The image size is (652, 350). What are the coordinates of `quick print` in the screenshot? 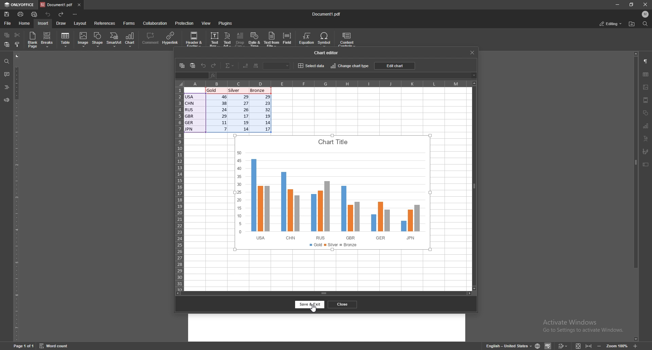 It's located at (34, 14).